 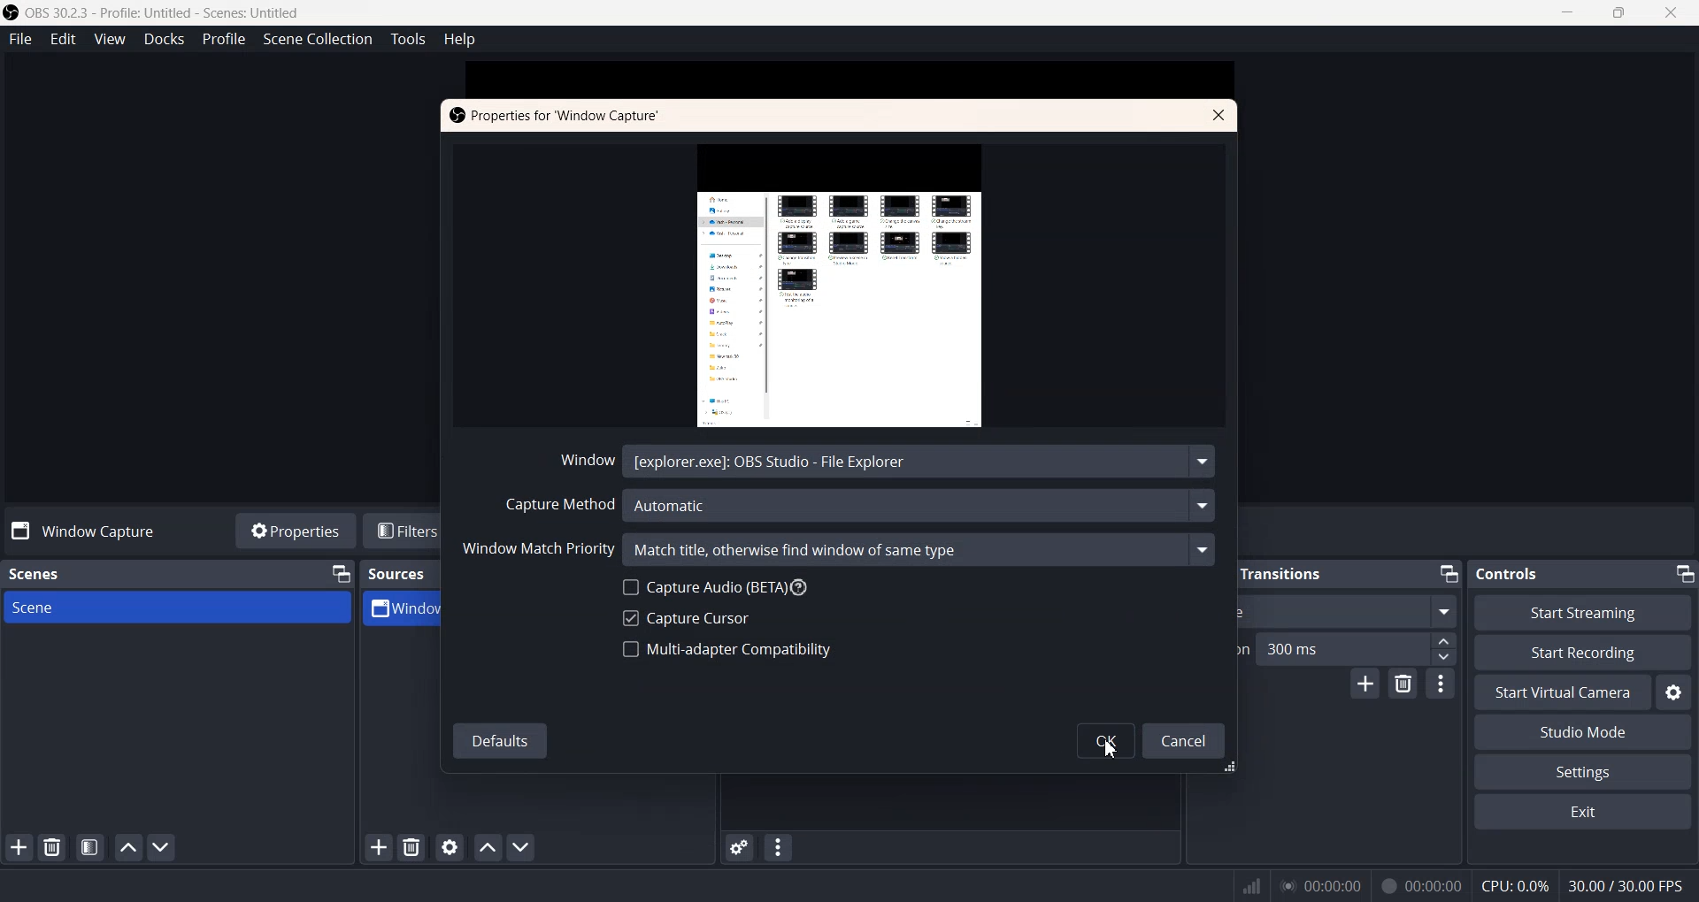 What do you see at coordinates (1184, 738) in the screenshot?
I see `Cancel` at bounding box center [1184, 738].